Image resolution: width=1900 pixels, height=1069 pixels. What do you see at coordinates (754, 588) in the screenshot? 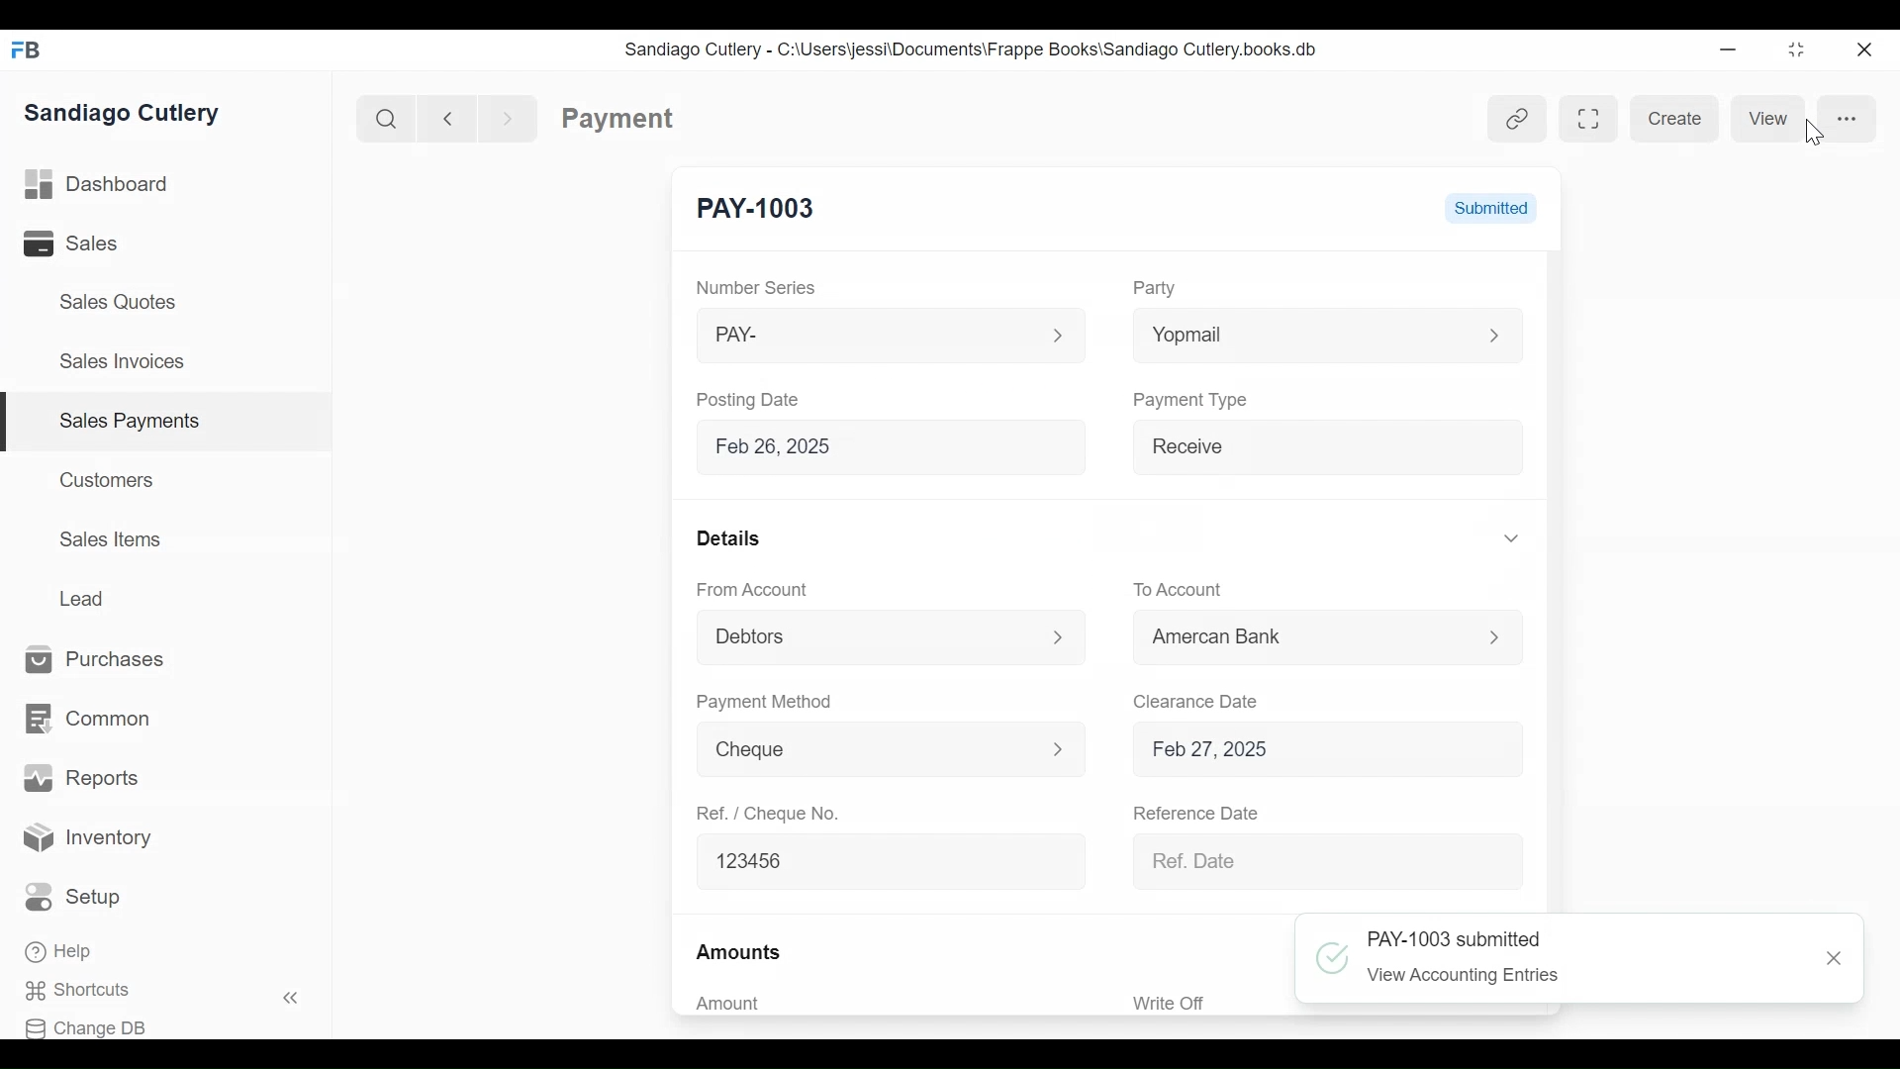
I see `From Account` at bounding box center [754, 588].